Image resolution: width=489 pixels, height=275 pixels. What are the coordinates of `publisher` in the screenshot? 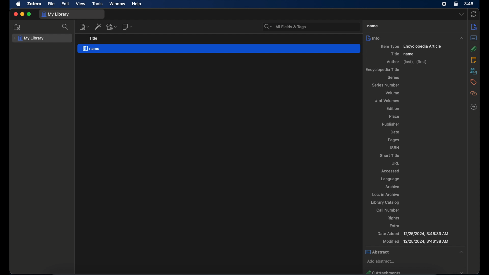 It's located at (391, 125).